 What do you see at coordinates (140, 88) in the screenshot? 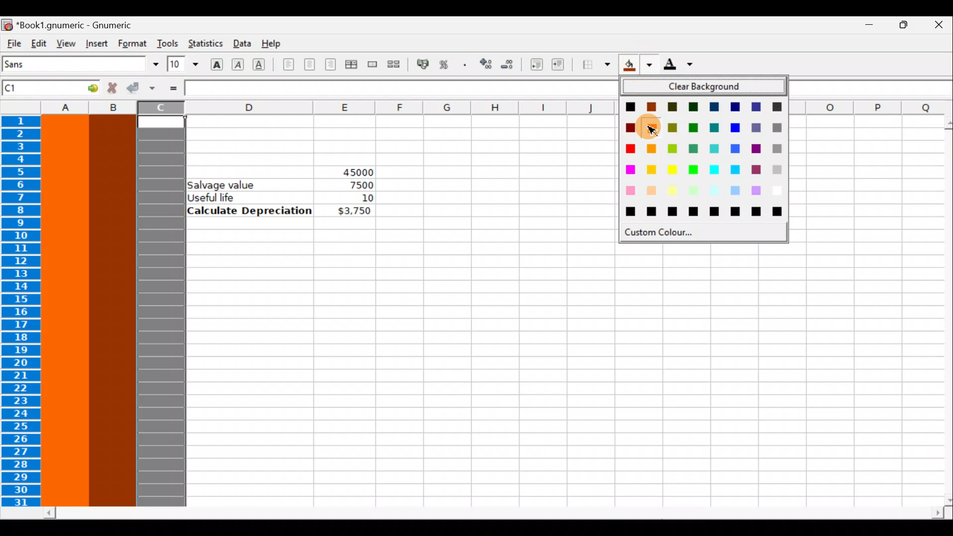
I see `Accept change` at bounding box center [140, 88].